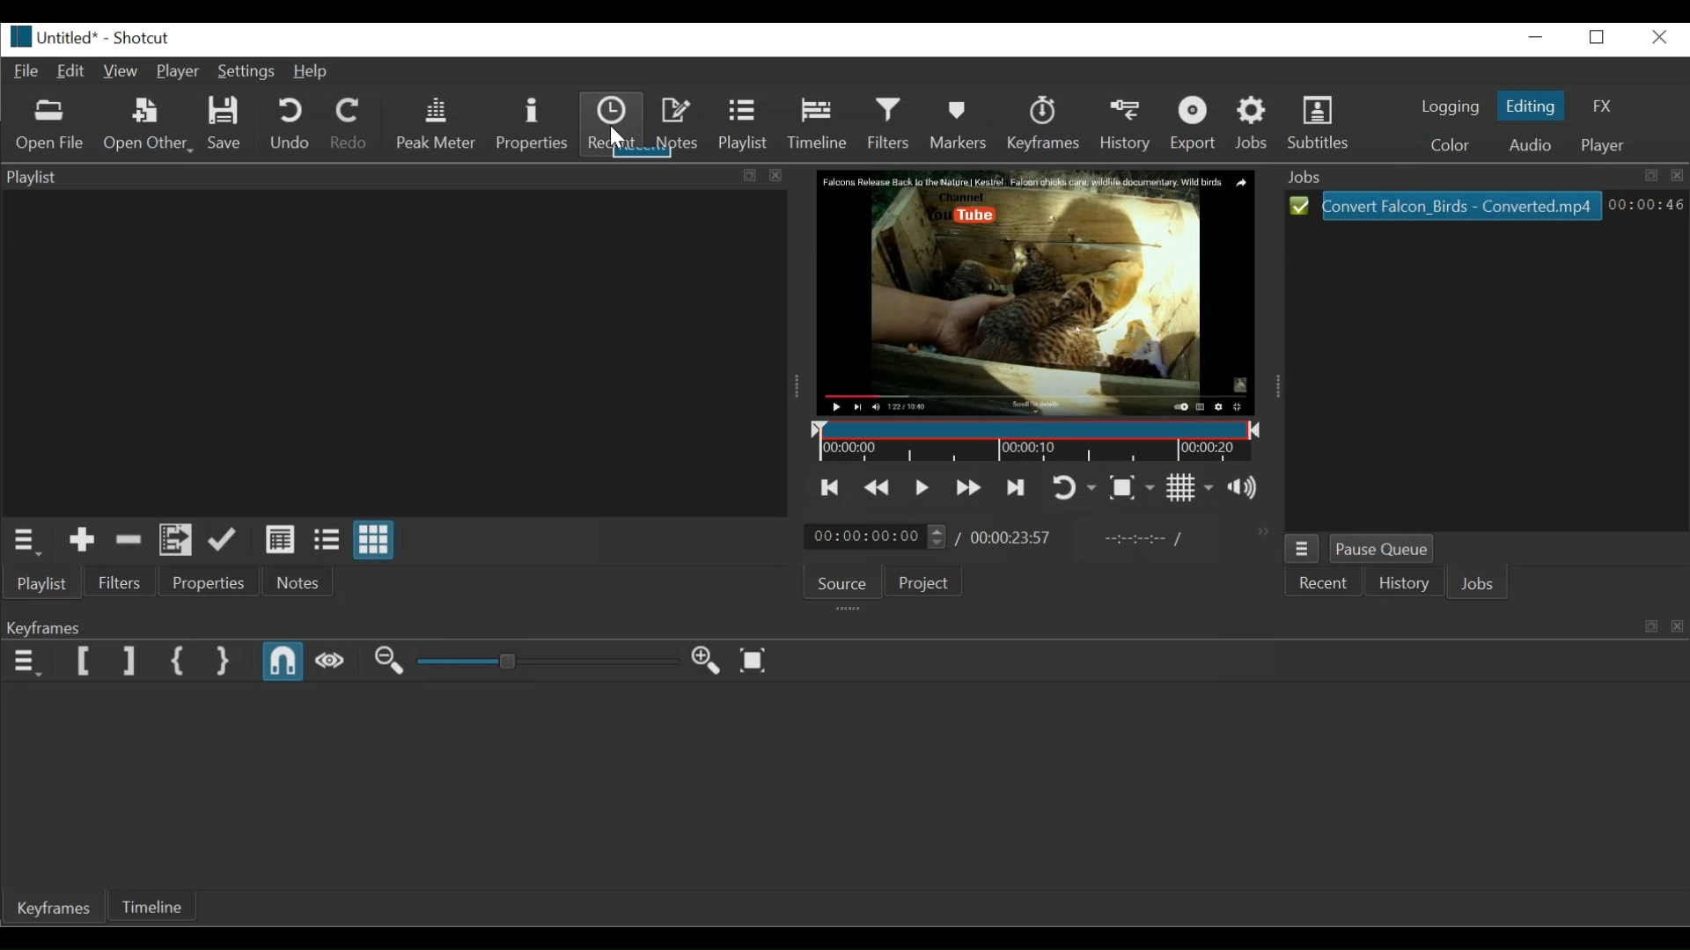 This screenshot has height=950, width=1690. I want to click on Open Other File, so click(50, 126).